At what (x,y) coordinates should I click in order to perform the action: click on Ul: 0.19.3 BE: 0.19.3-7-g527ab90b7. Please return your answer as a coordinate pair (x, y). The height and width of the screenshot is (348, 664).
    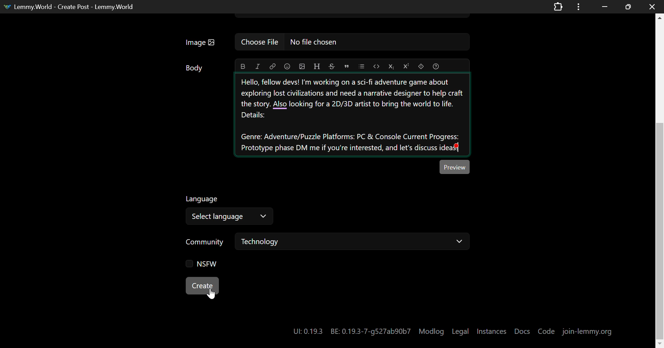
    Looking at the image, I should click on (349, 329).